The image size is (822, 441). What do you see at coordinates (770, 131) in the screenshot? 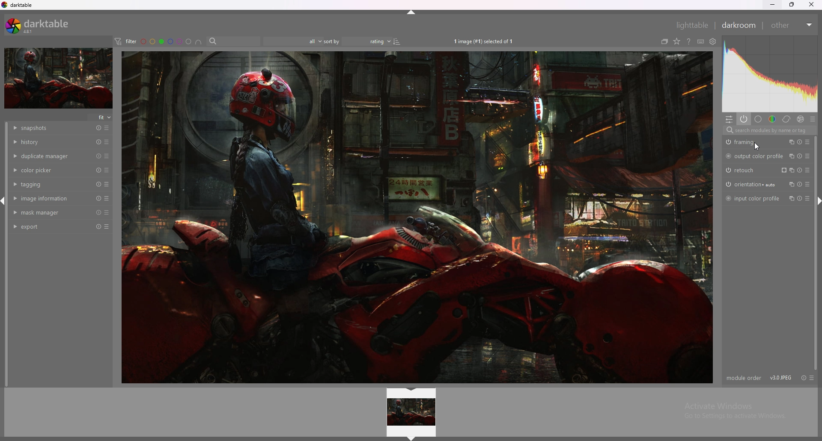
I see `search modules` at bounding box center [770, 131].